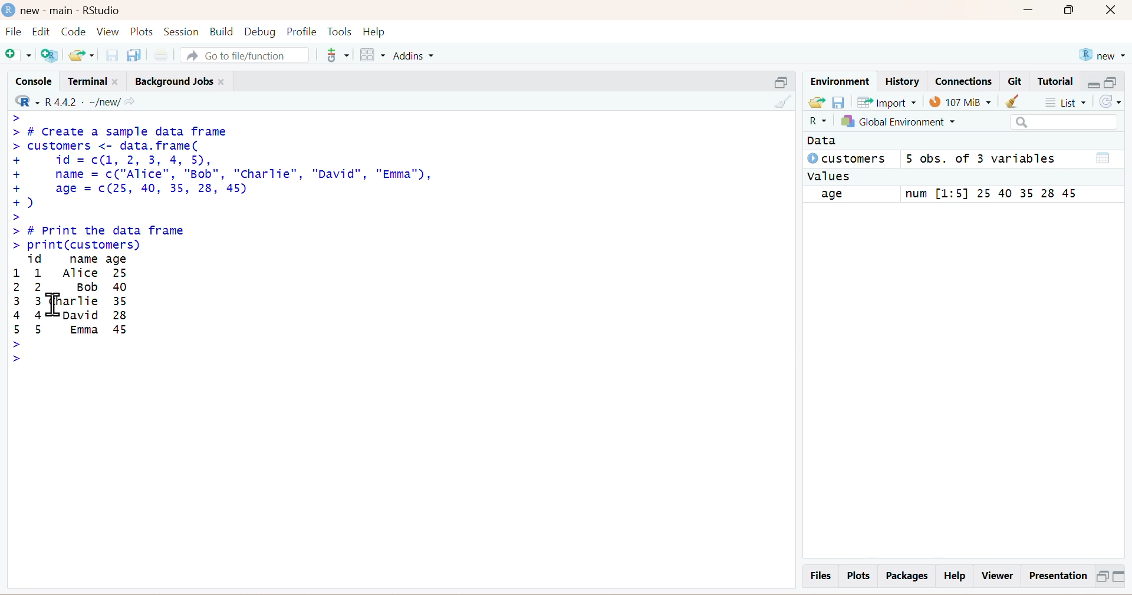 The width and height of the screenshot is (1132, 595). I want to click on Clear Console, so click(780, 101).